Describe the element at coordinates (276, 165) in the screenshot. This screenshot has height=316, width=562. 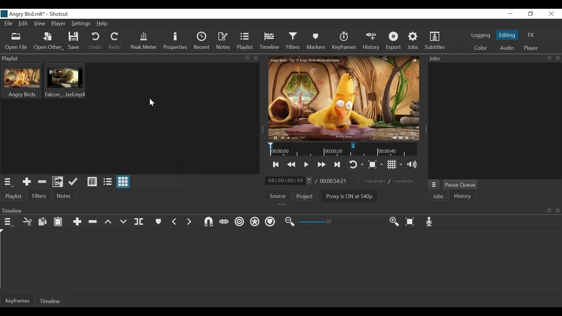
I see `Skip to the previous point` at that location.